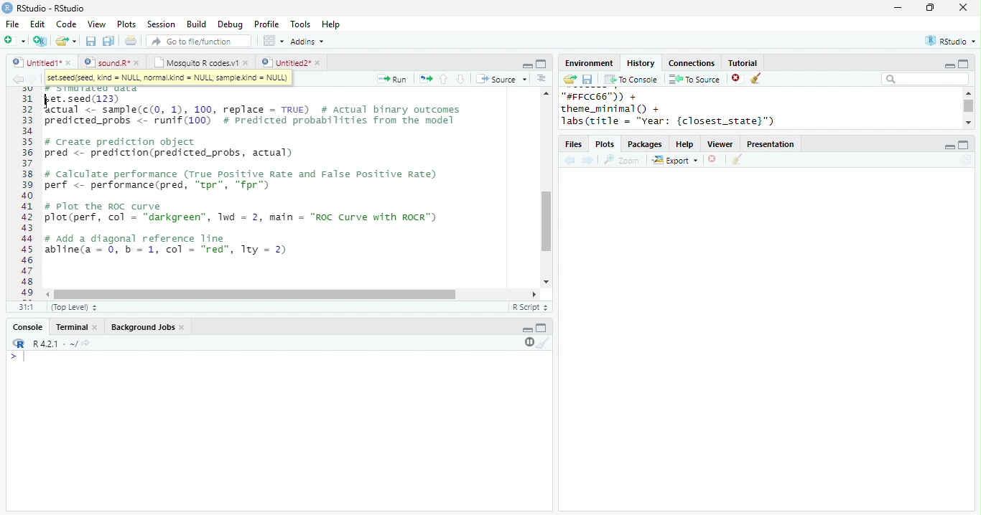  Describe the element at coordinates (96, 328) in the screenshot. I see `close` at that location.